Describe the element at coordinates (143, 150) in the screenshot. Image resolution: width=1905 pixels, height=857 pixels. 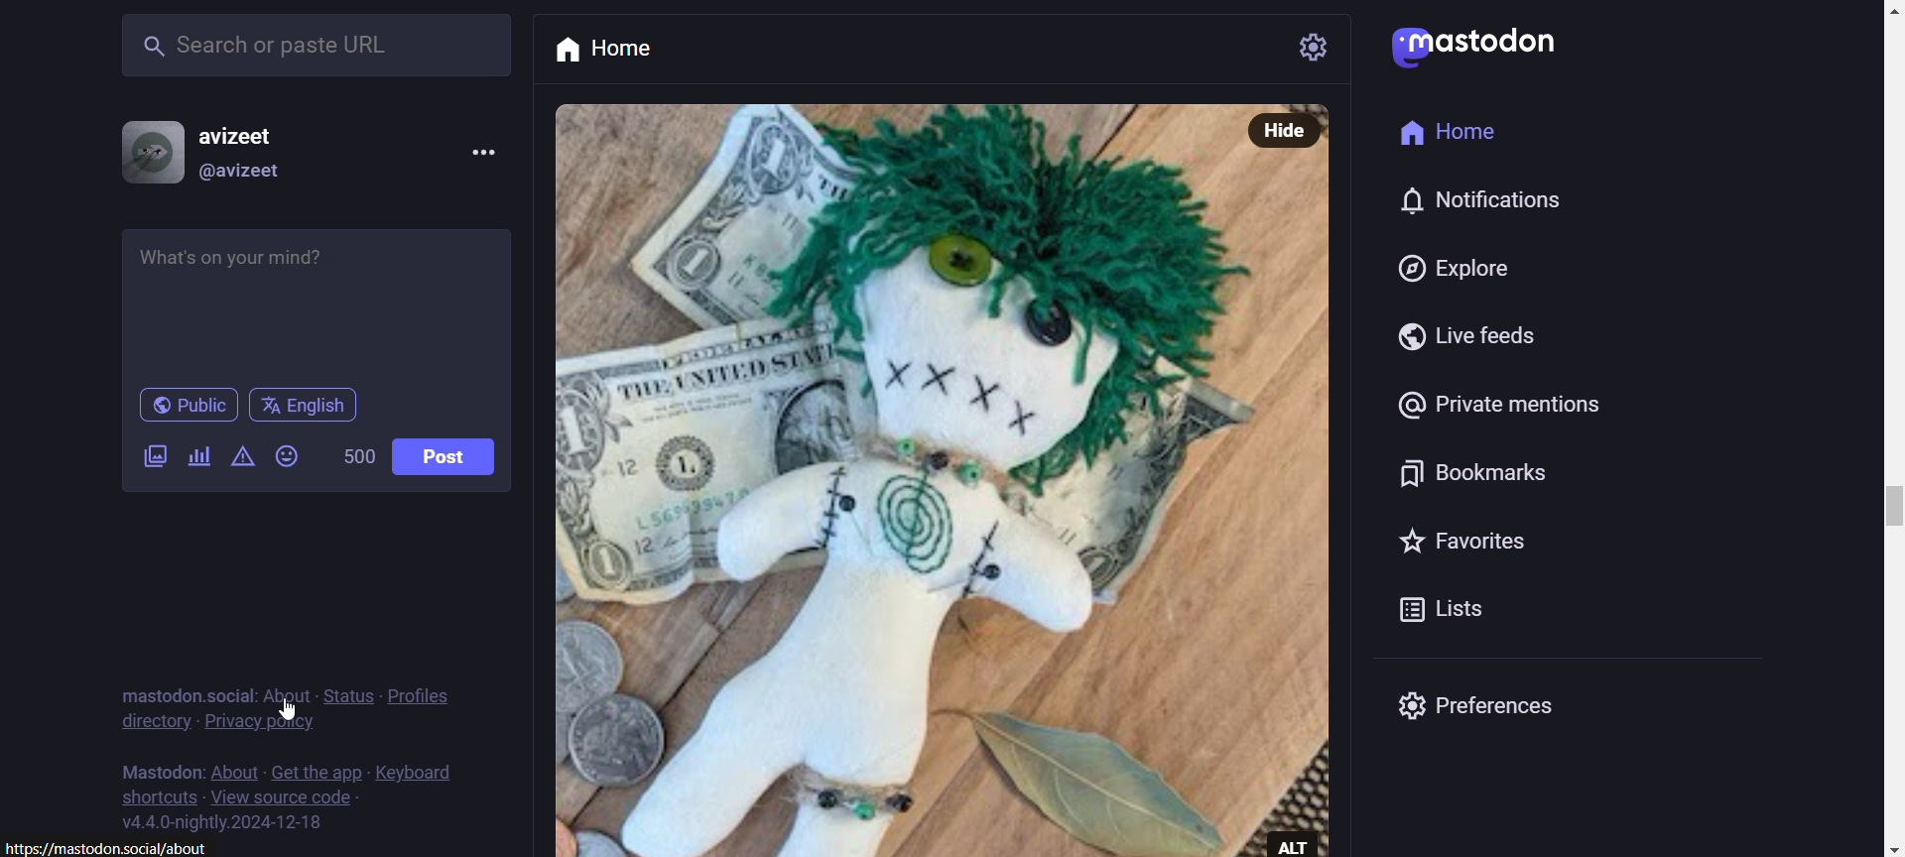
I see `display picture` at that location.